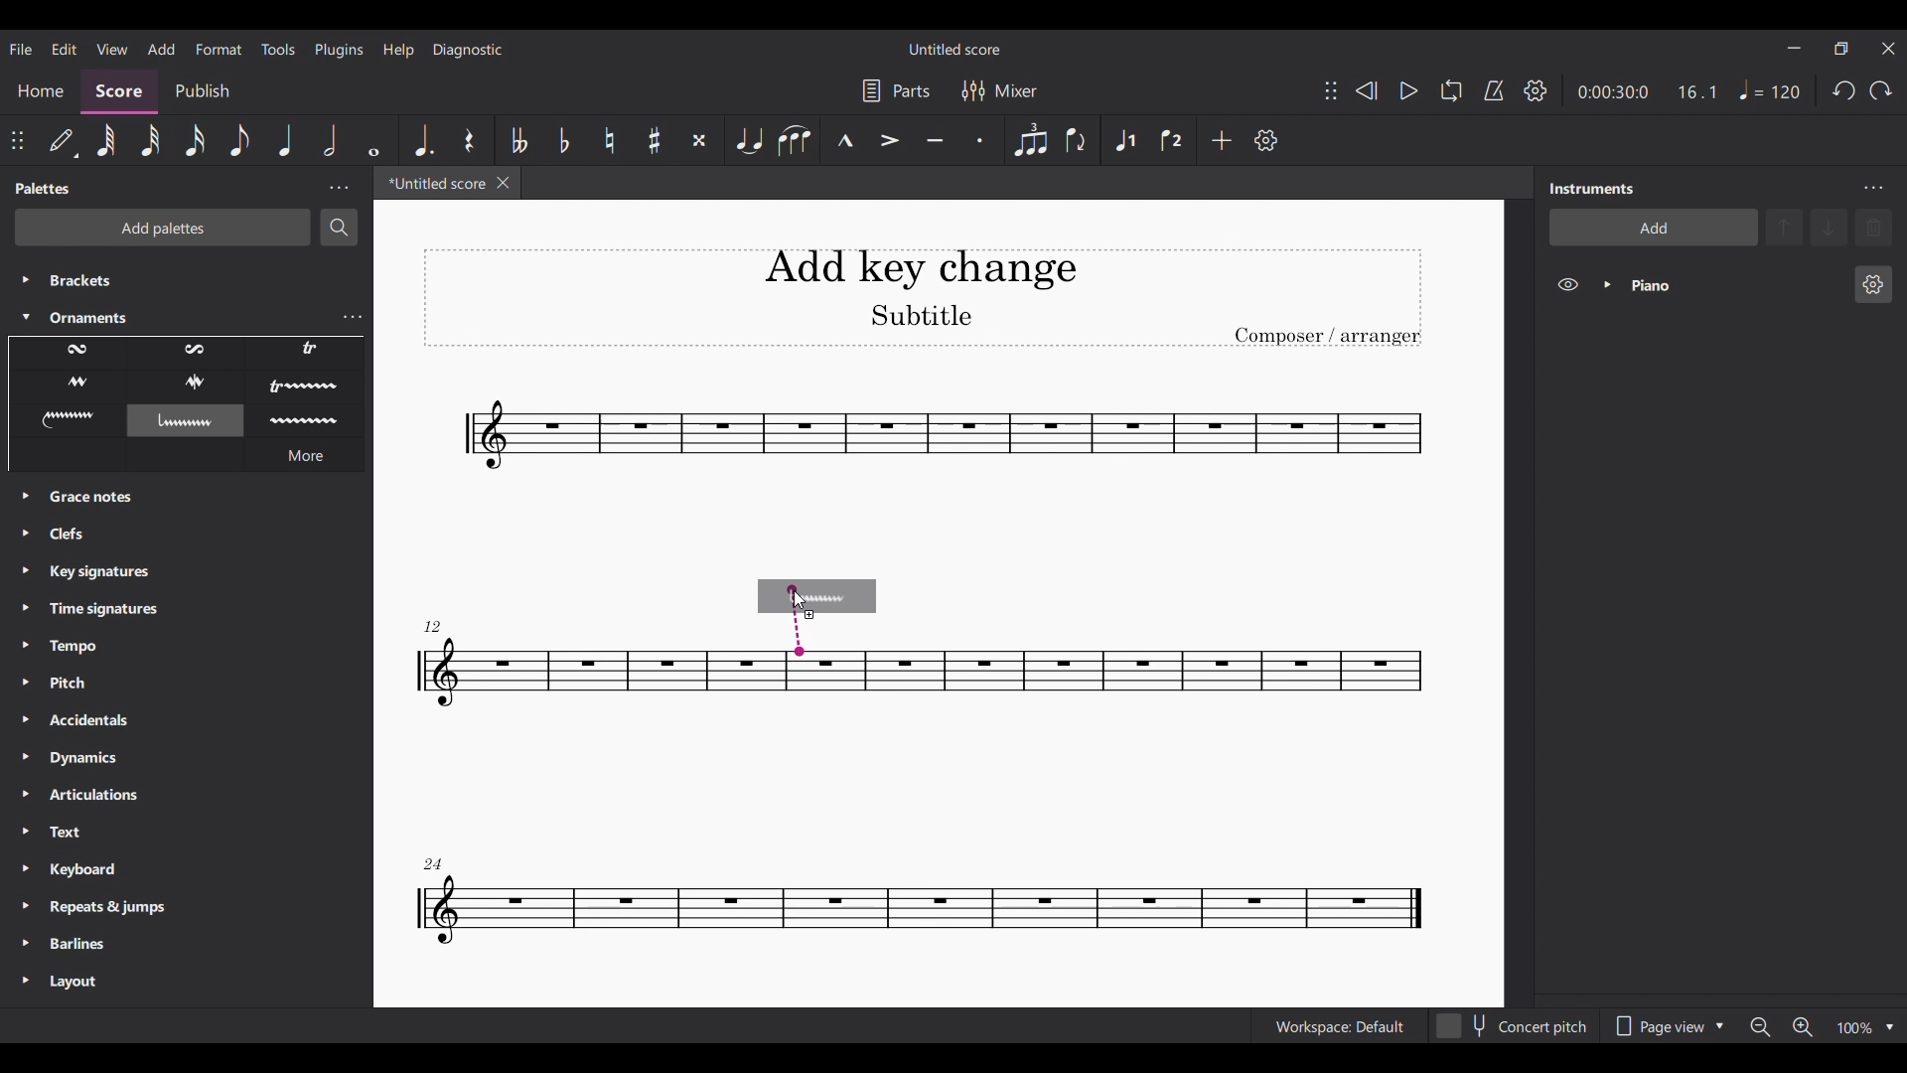 The image size is (1907, 1073). What do you see at coordinates (999, 91) in the screenshot?
I see `Mixer settings` at bounding box center [999, 91].